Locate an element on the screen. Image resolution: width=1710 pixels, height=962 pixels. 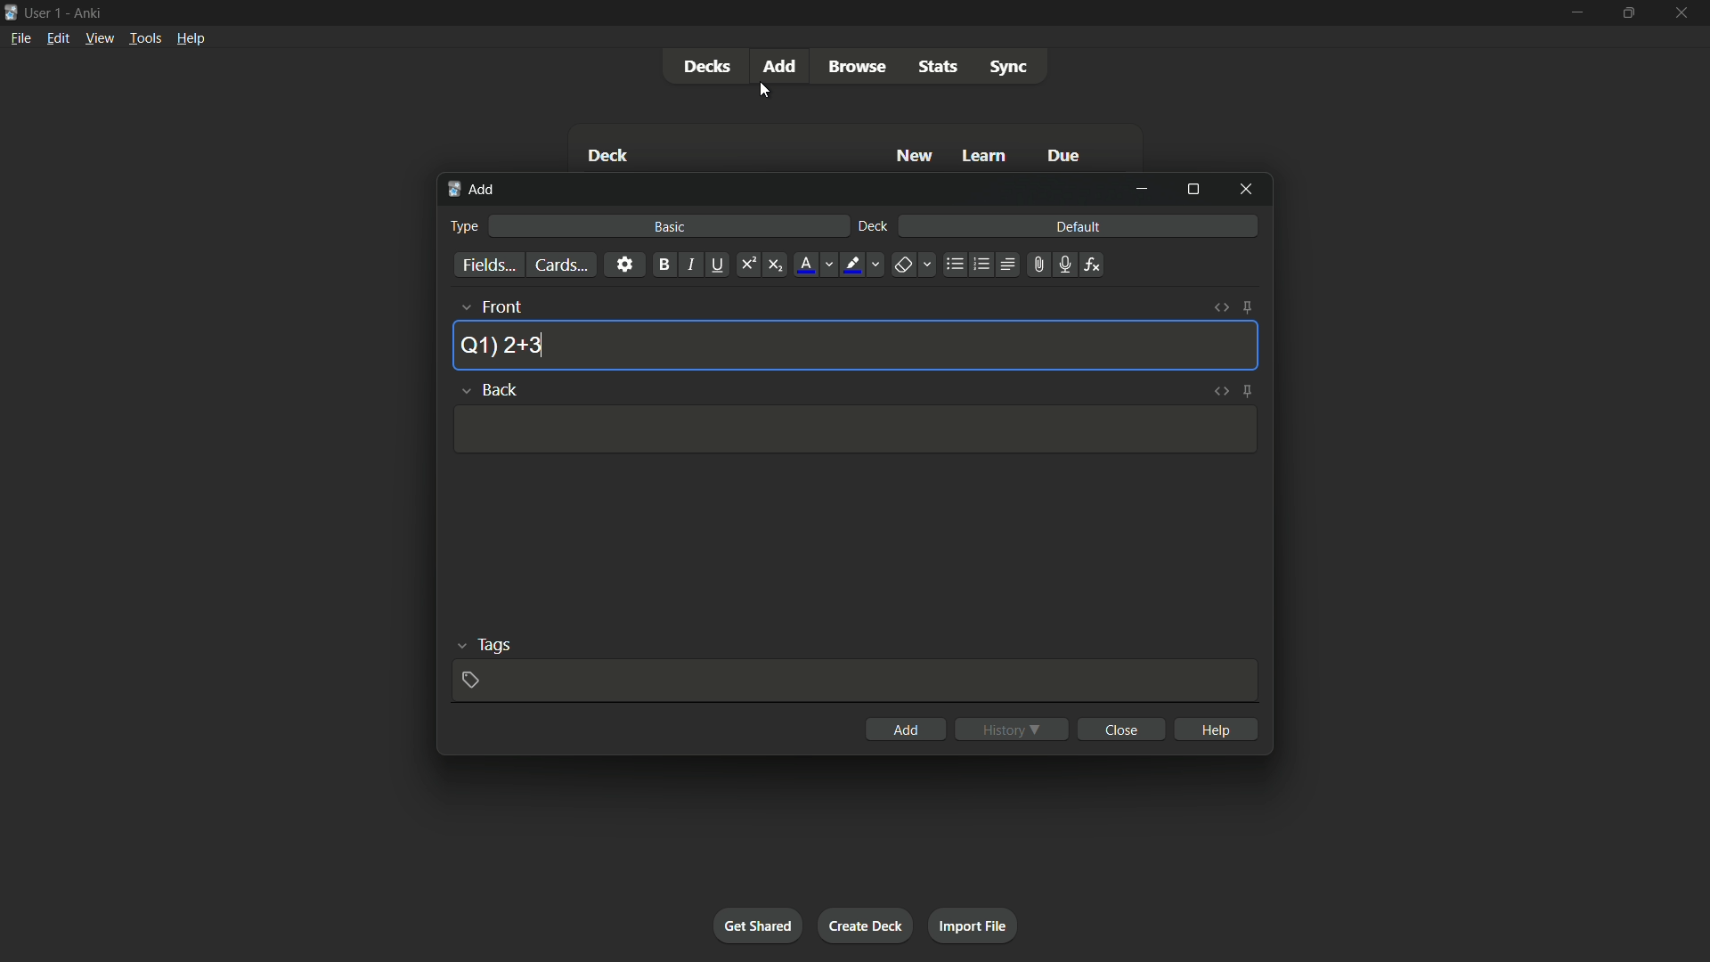
close window is located at coordinates (1247, 188).